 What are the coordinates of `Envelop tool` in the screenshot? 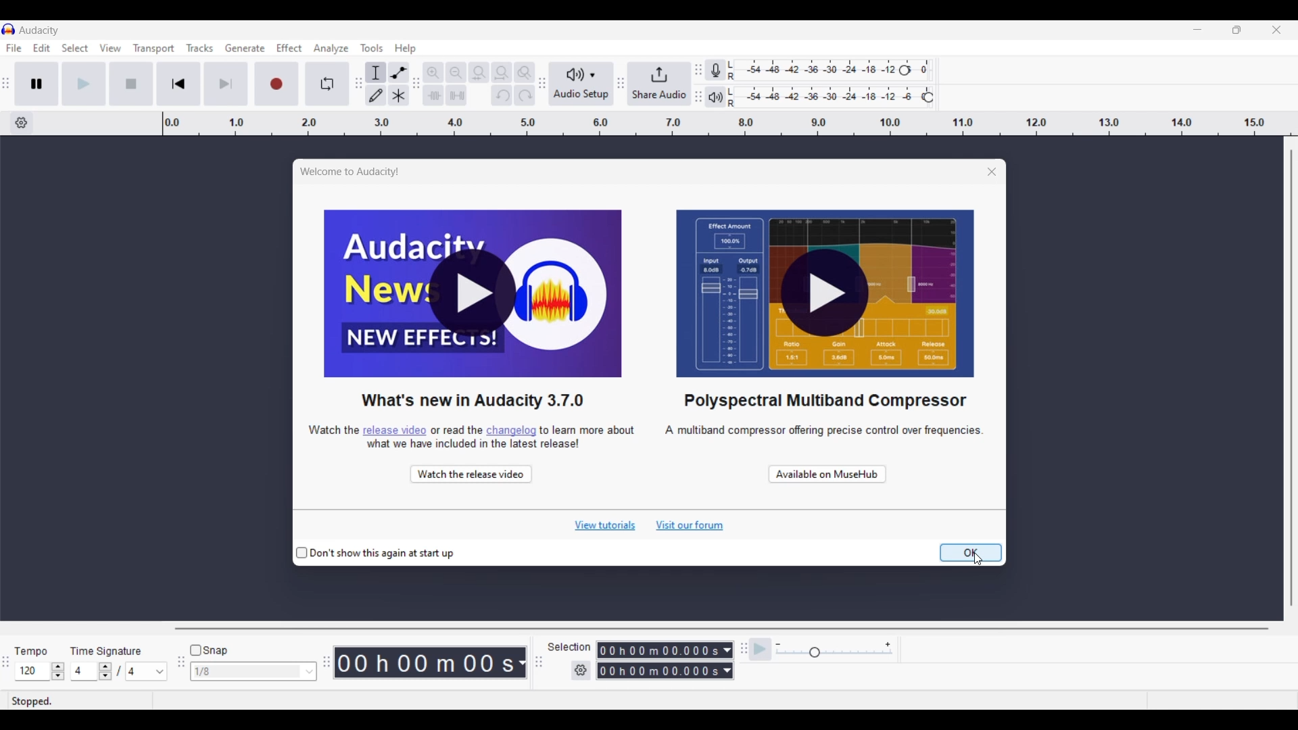 It's located at (399, 72).